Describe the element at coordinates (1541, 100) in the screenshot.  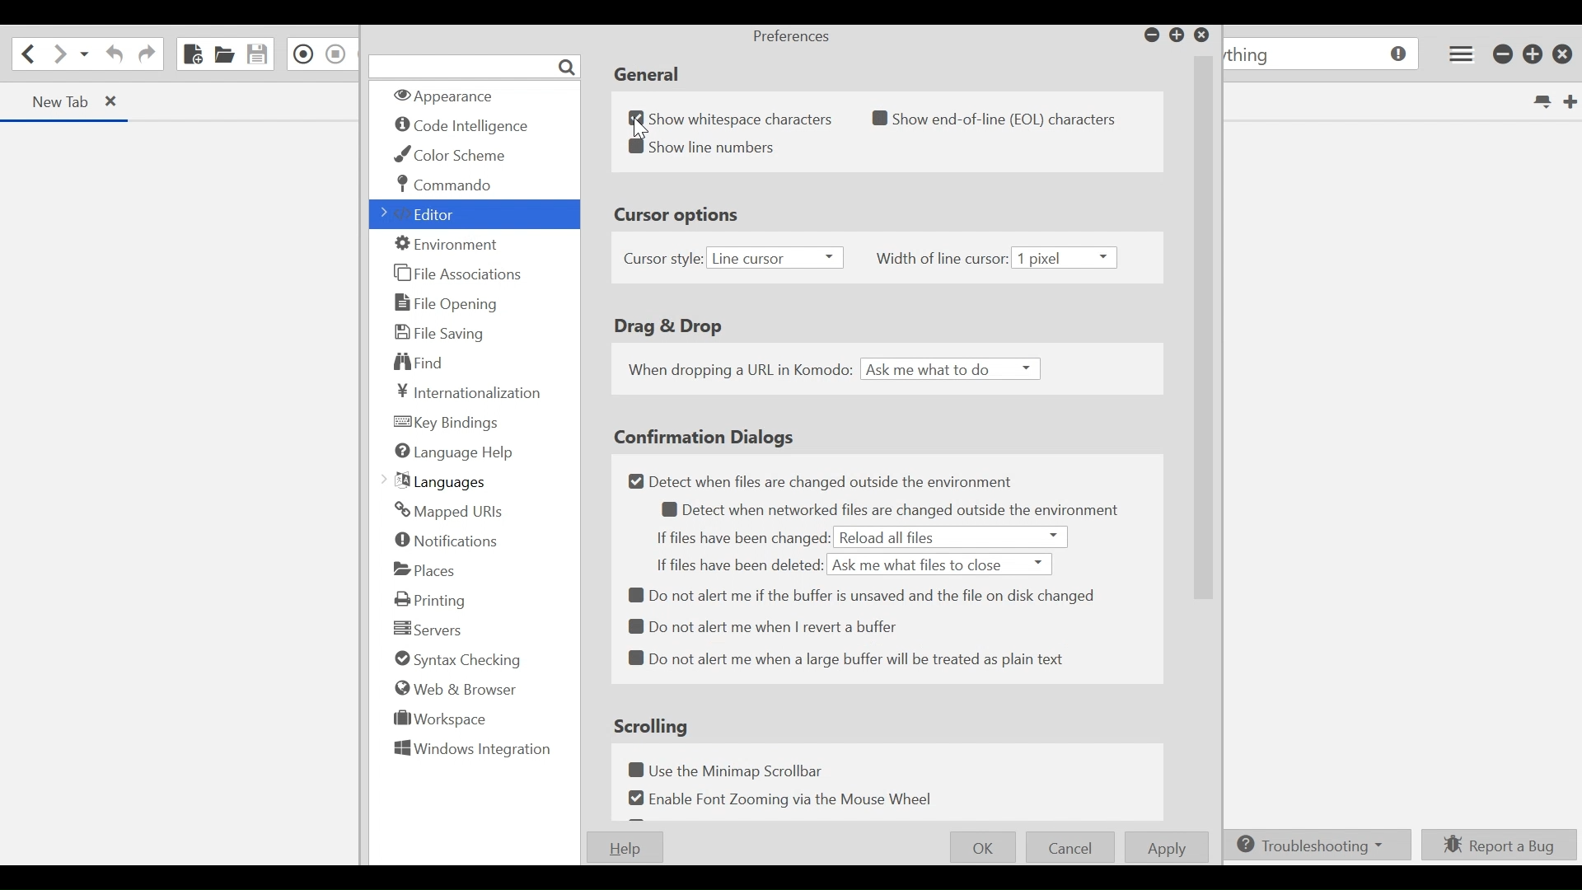
I see `List all tabs` at that location.